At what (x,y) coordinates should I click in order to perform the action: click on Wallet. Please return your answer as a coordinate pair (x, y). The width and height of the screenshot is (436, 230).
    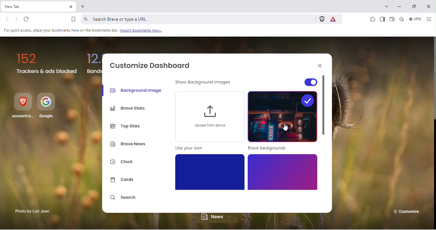
    Looking at the image, I should click on (392, 20).